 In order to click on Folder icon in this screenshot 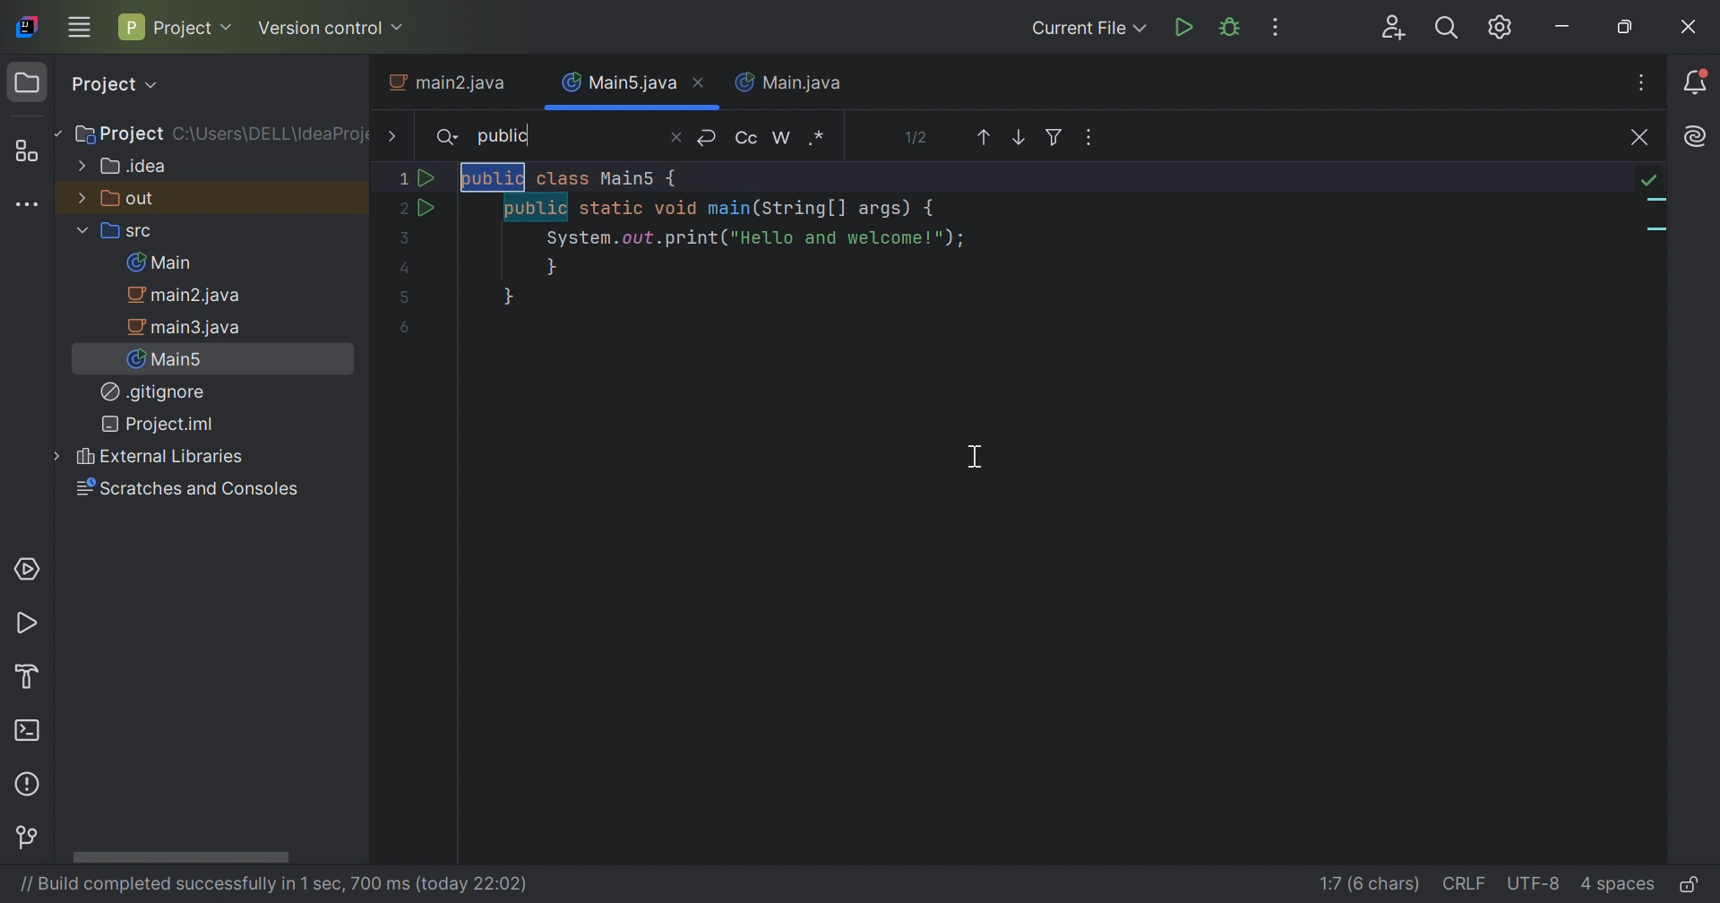, I will do `click(26, 82)`.